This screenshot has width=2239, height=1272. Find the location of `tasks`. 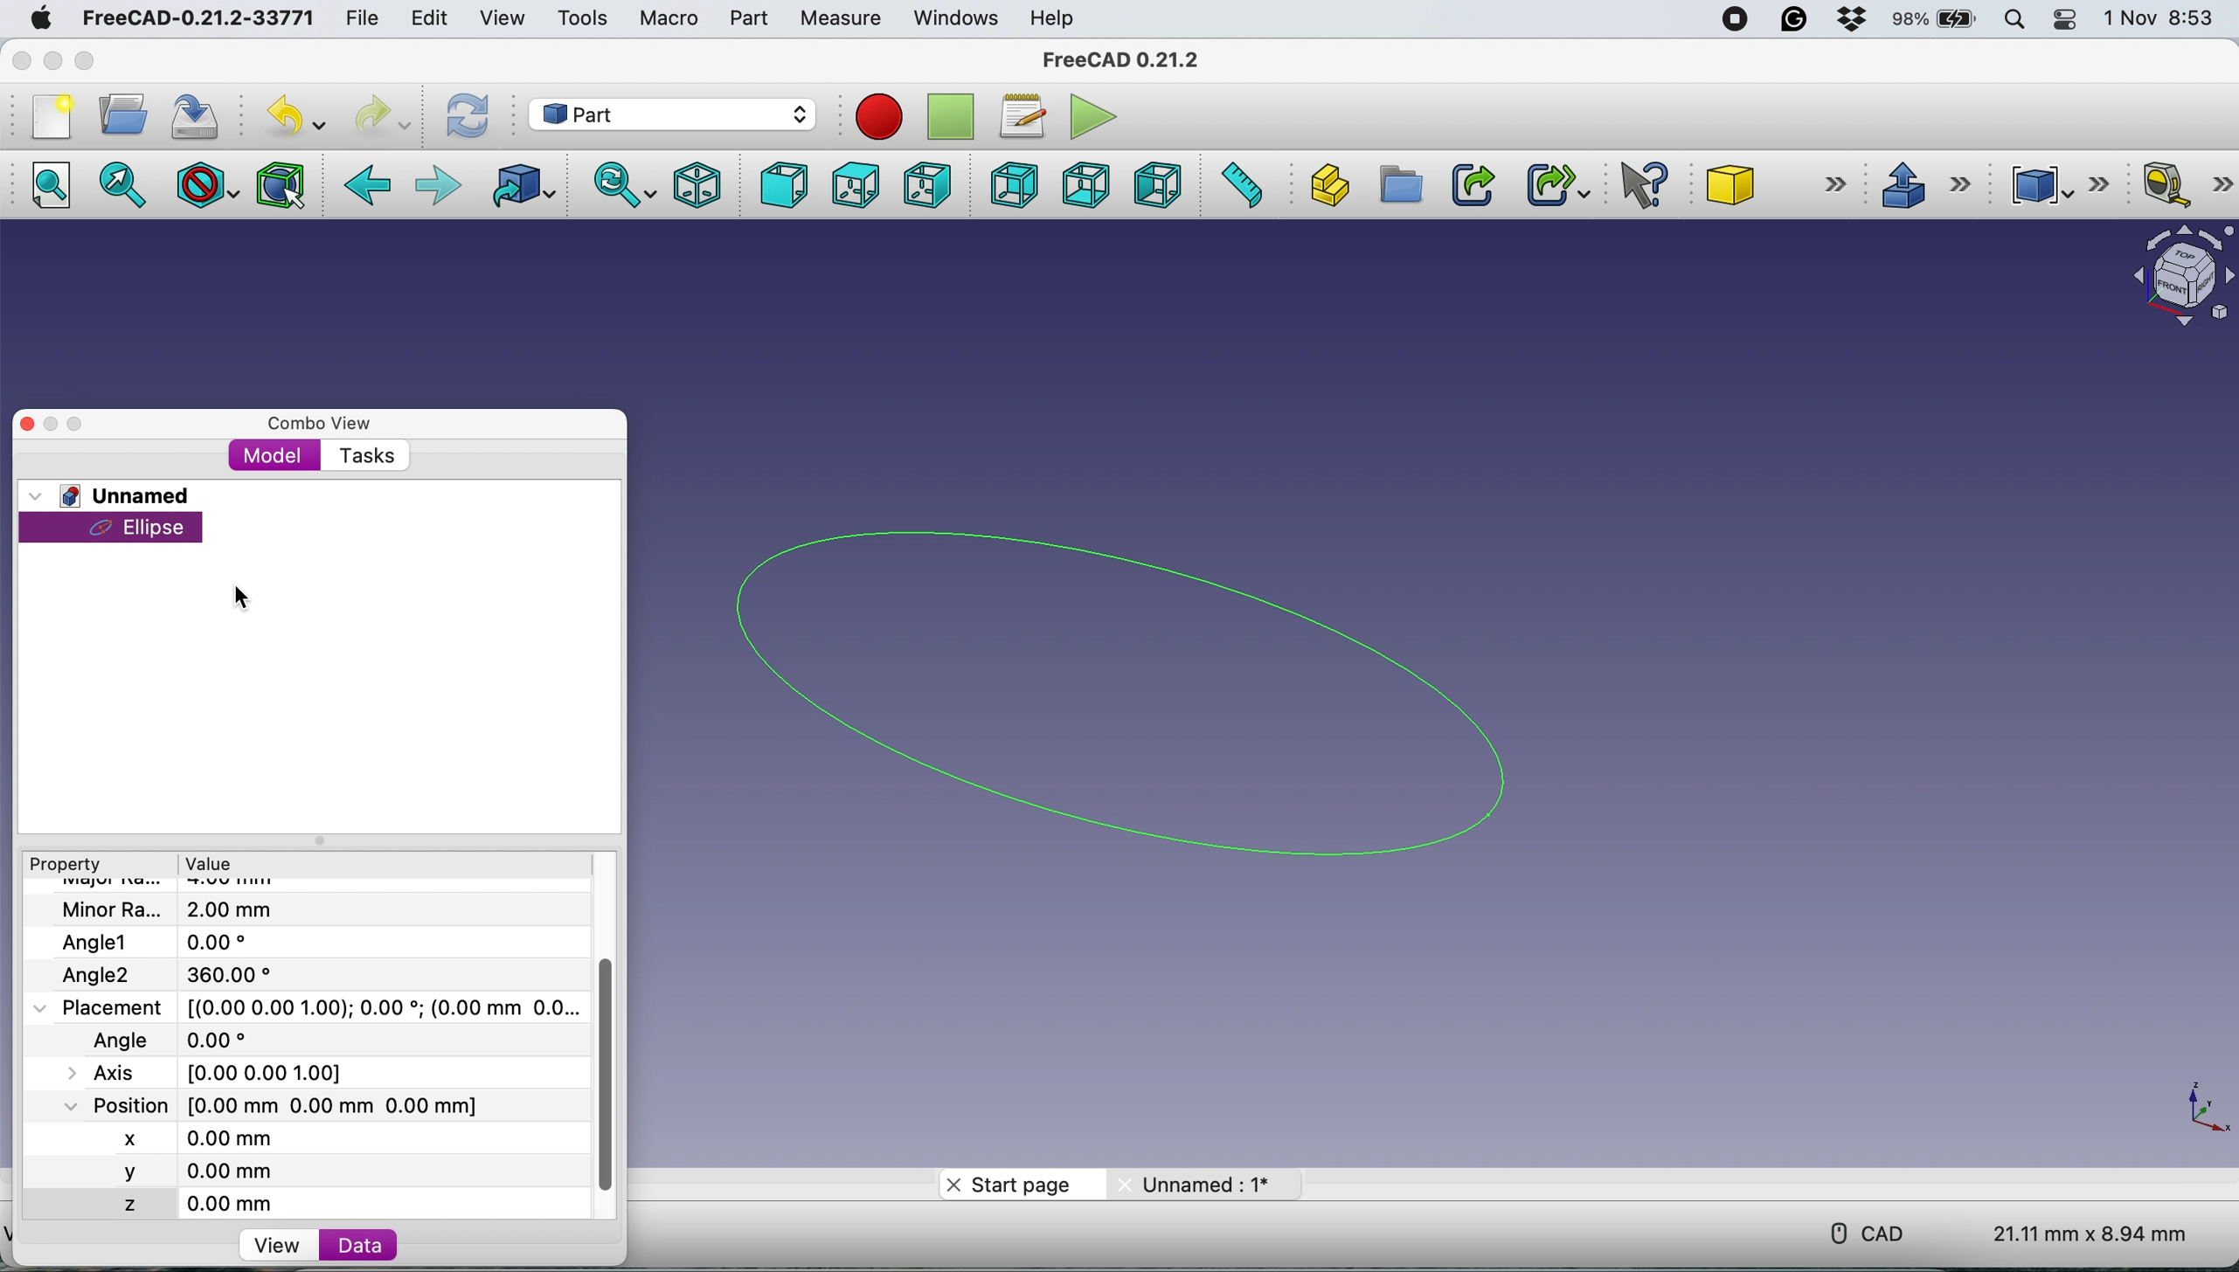

tasks is located at coordinates (365, 456).